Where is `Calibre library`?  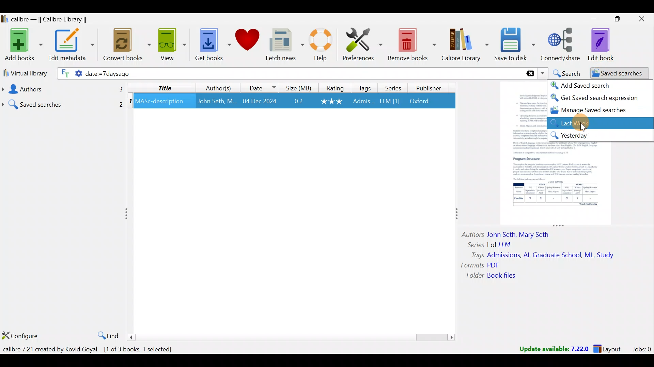 Calibre library is located at coordinates (466, 45).